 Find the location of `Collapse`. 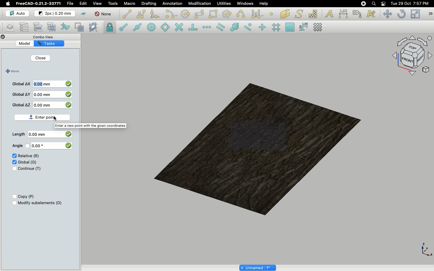

Collapse is located at coordinates (9, 37).